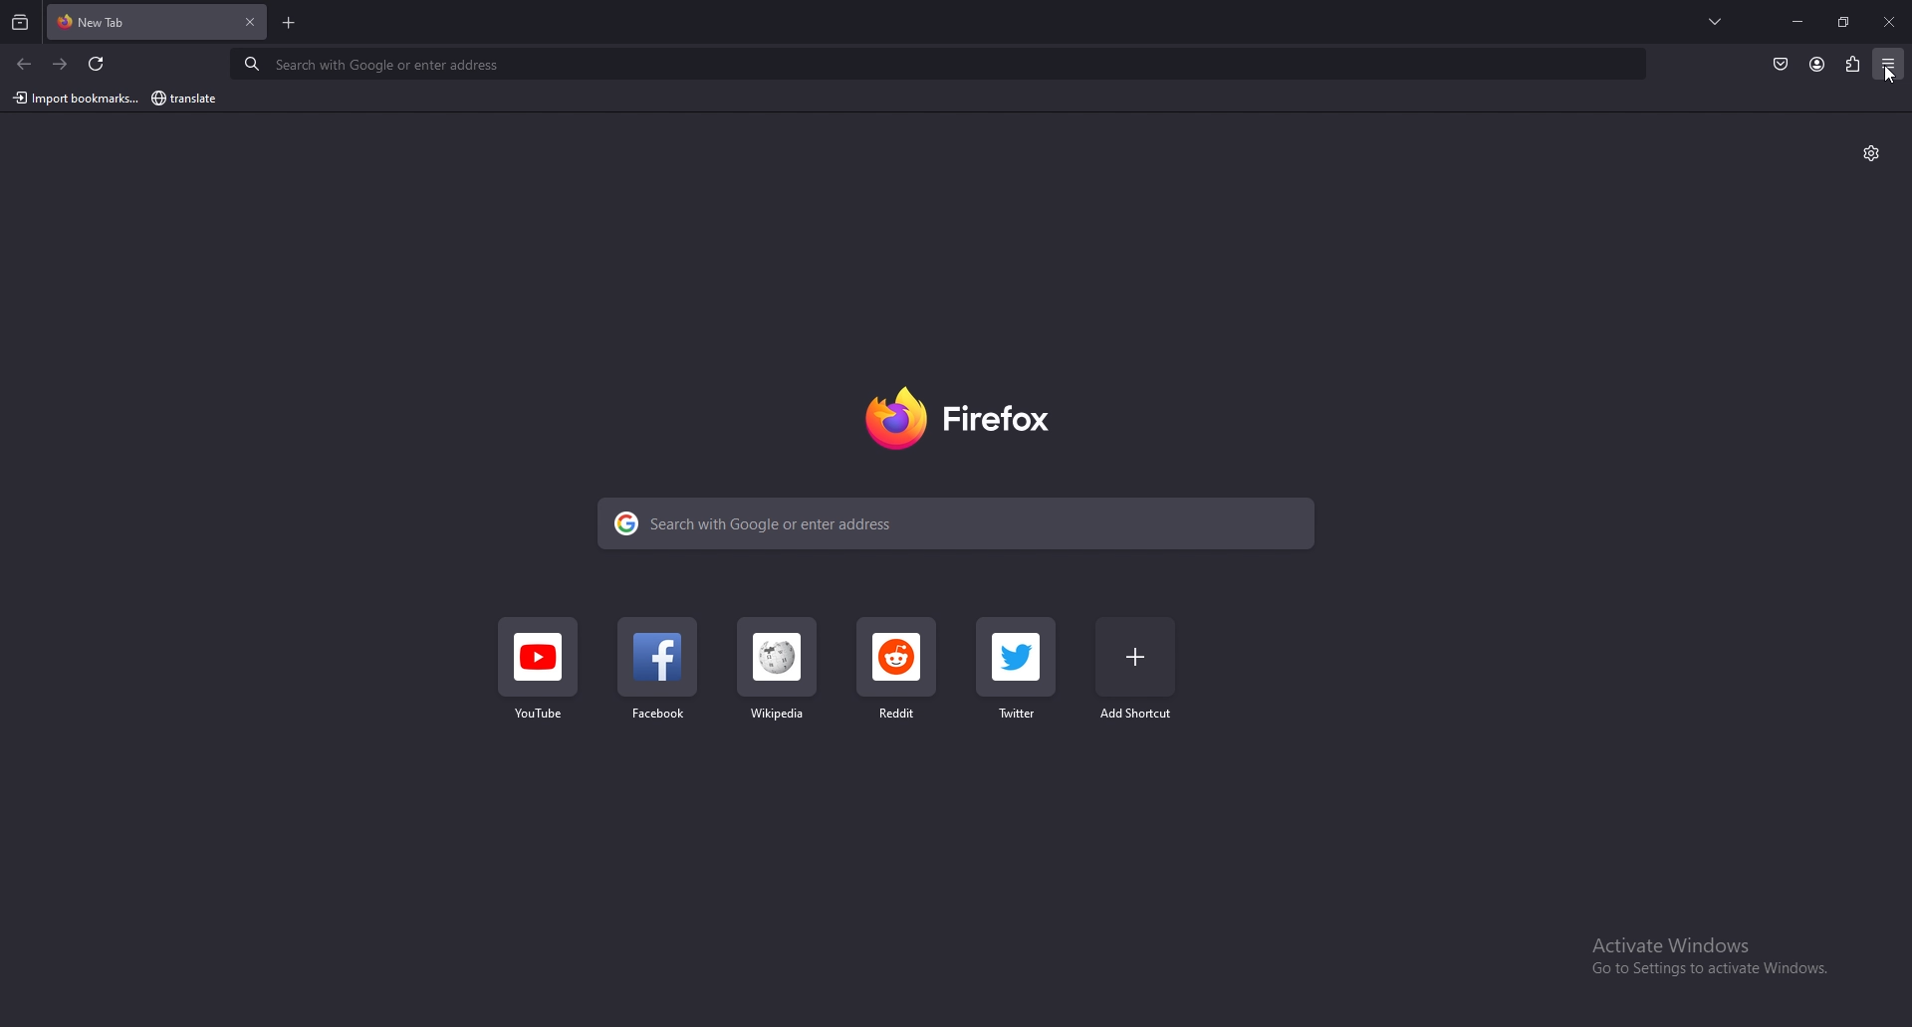  Describe the element at coordinates (960, 523) in the screenshot. I see `search bar` at that location.